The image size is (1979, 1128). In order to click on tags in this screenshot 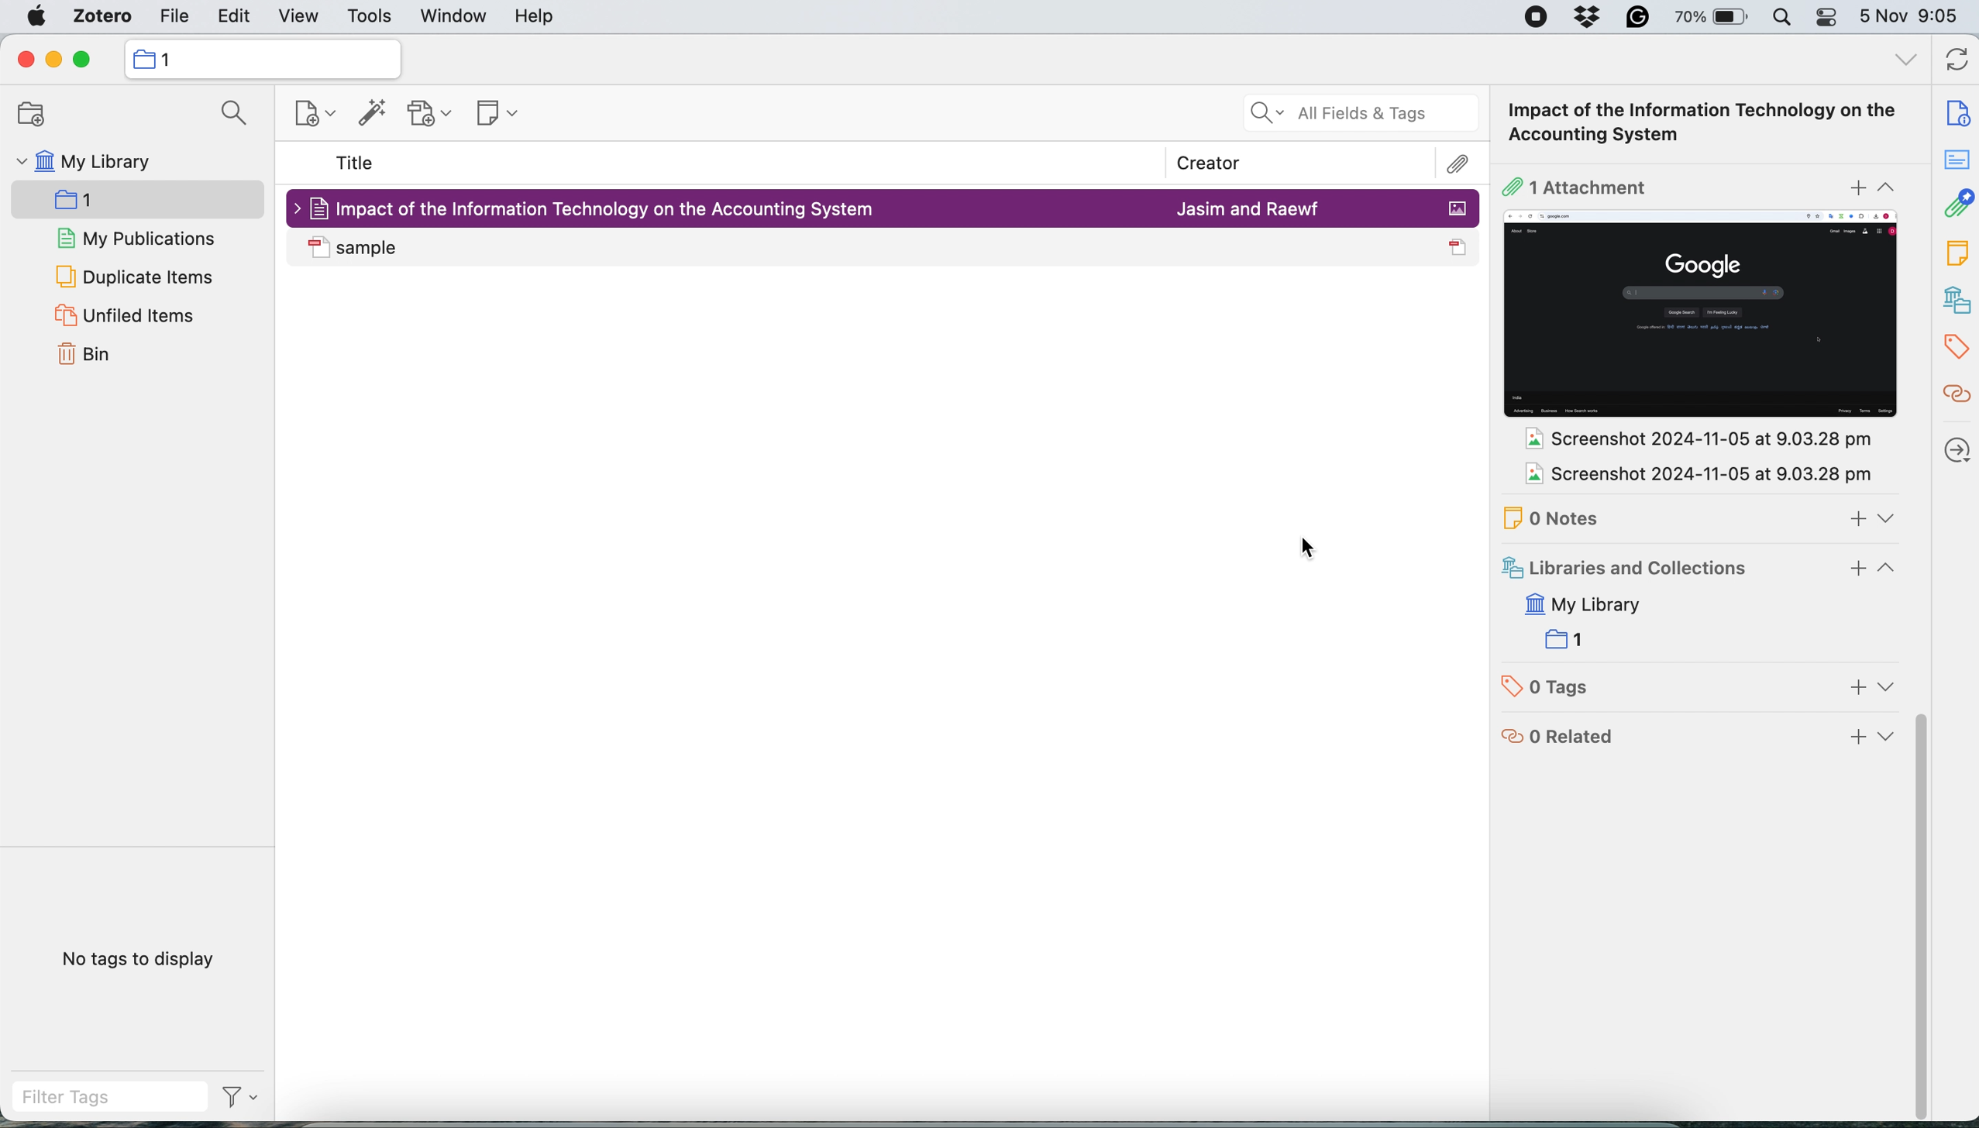, I will do `click(1953, 346)`.